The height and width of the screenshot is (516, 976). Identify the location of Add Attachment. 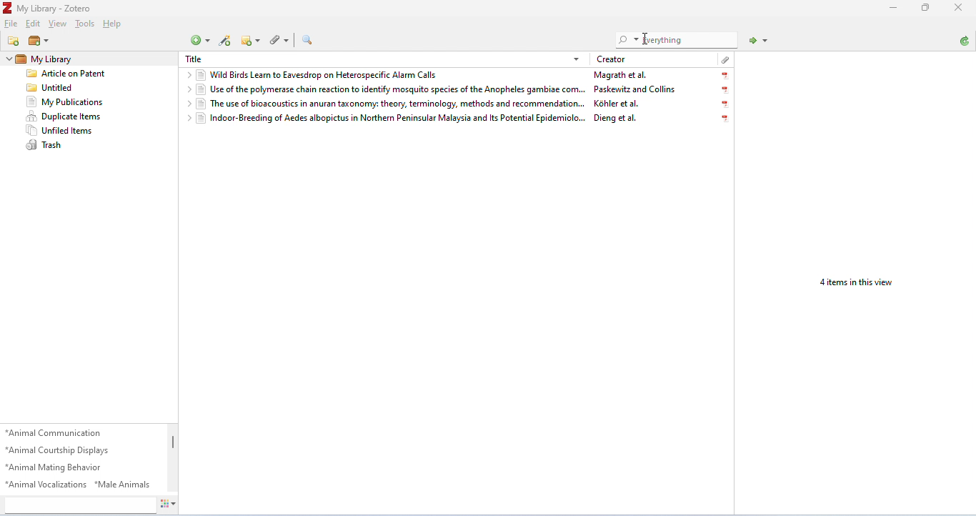
(279, 41).